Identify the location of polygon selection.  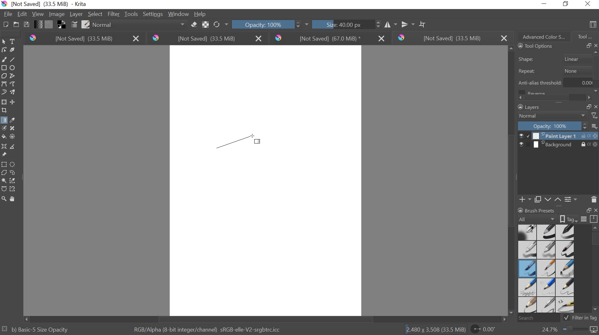
(4, 173).